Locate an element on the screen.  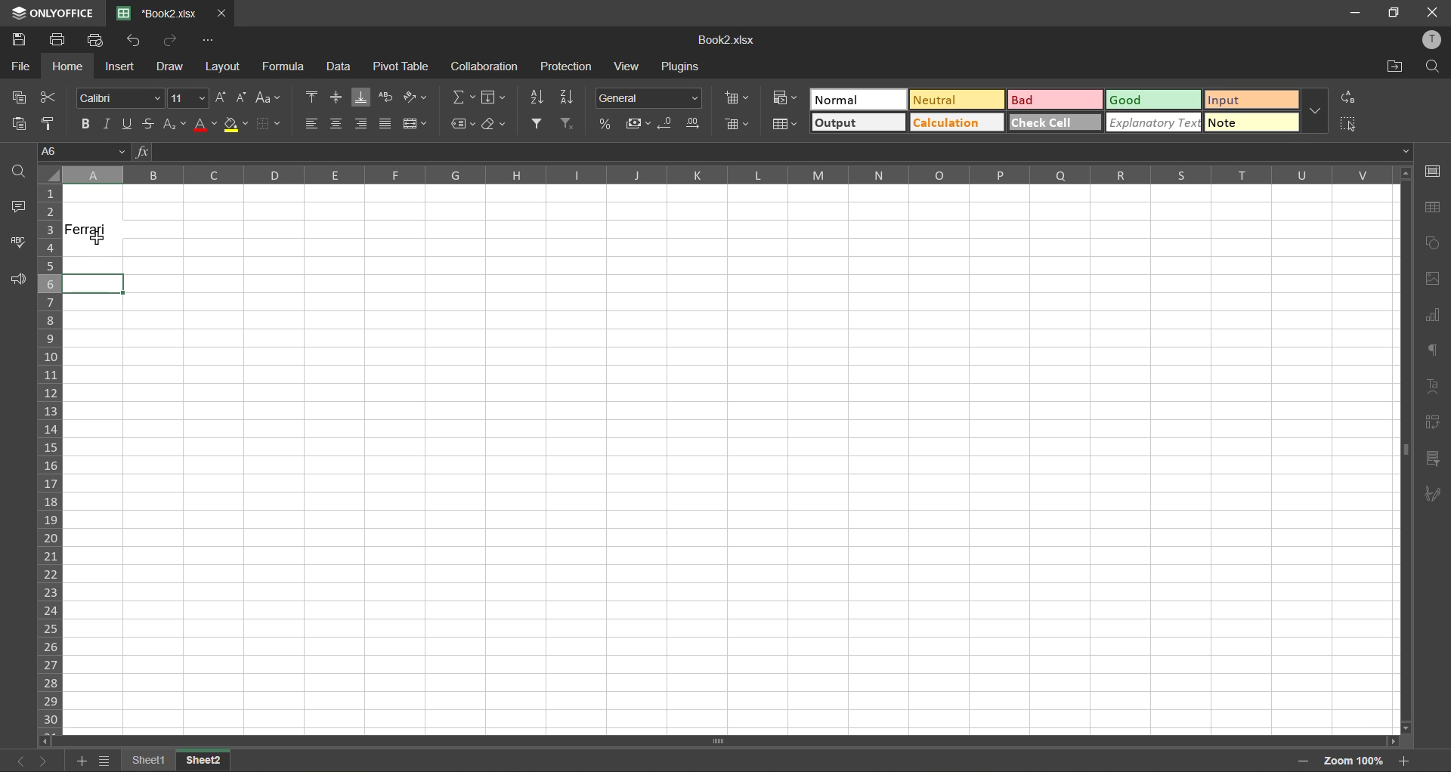
fill color is located at coordinates (232, 124).